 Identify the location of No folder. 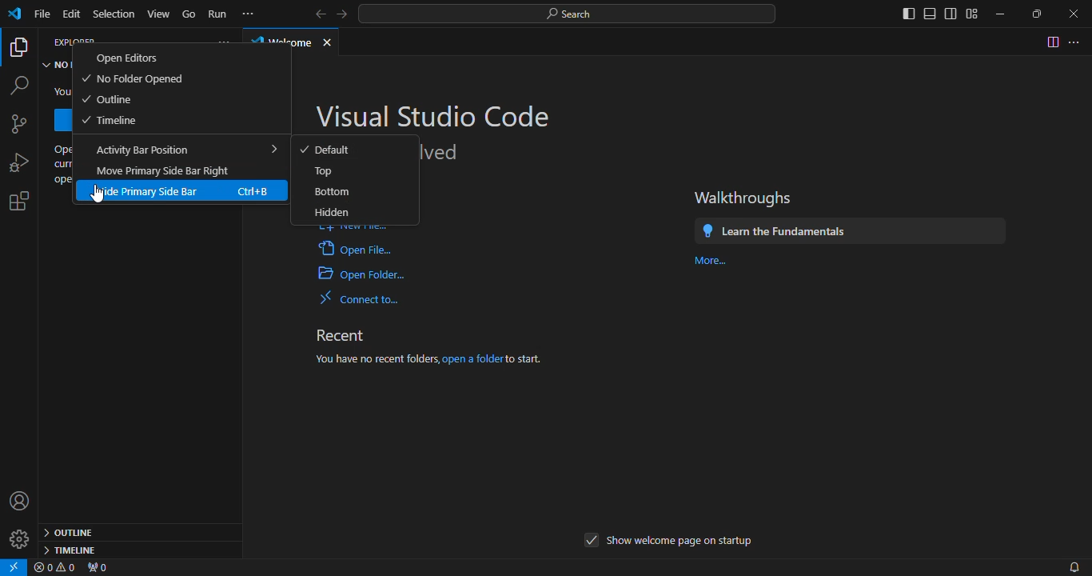
(58, 66).